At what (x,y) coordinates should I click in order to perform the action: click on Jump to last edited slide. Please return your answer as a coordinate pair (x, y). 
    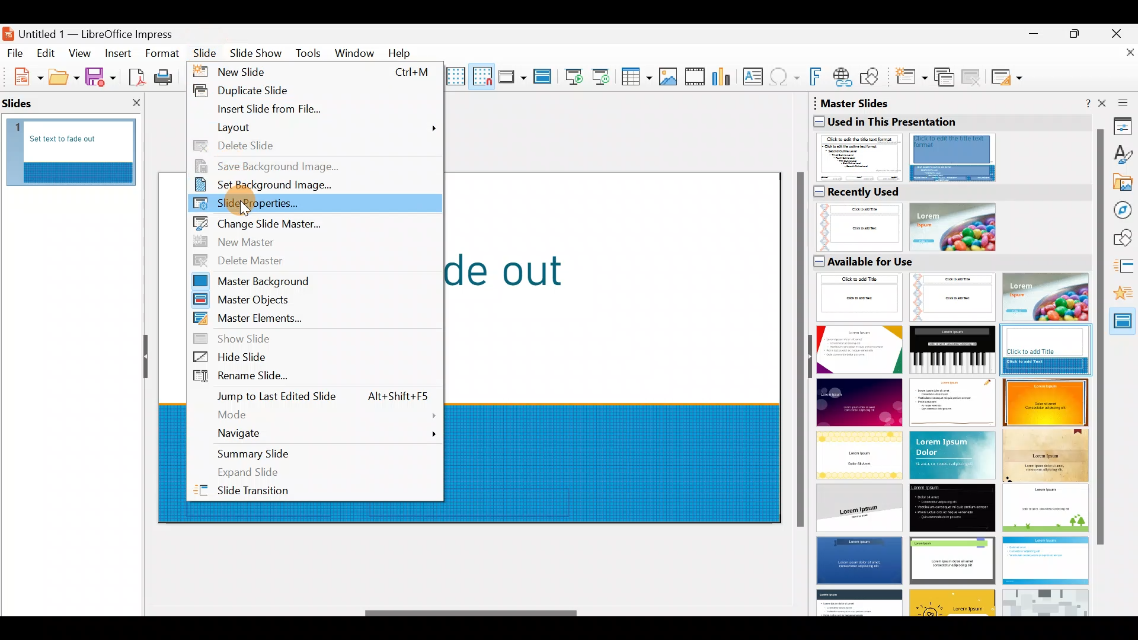
    Looking at the image, I should click on (318, 397).